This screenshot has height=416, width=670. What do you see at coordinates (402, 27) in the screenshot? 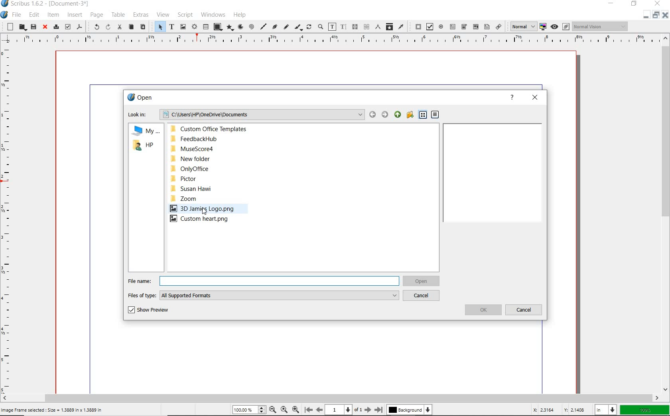
I see `eye dropper` at bounding box center [402, 27].